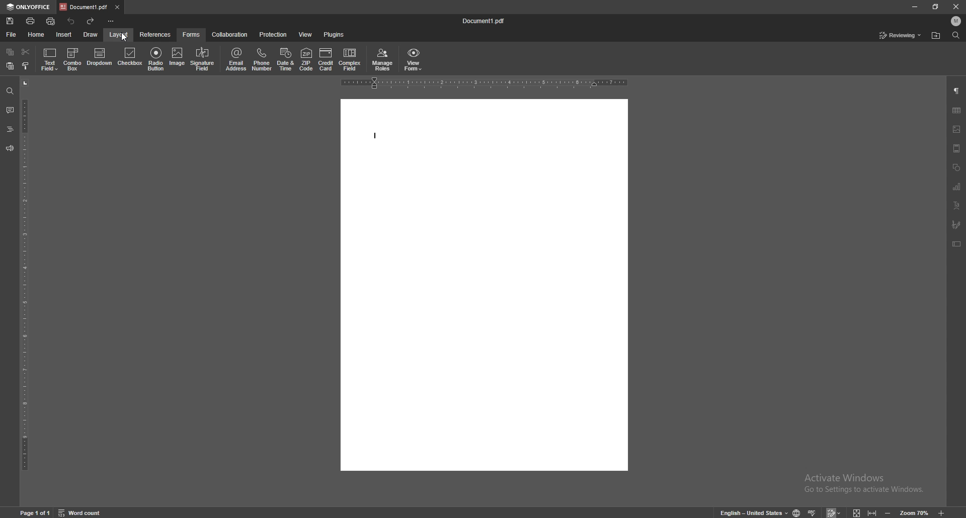 The height and width of the screenshot is (518, 966). What do you see at coordinates (130, 58) in the screenshot?
I see `checkbox` at bounding box center [130, 58].